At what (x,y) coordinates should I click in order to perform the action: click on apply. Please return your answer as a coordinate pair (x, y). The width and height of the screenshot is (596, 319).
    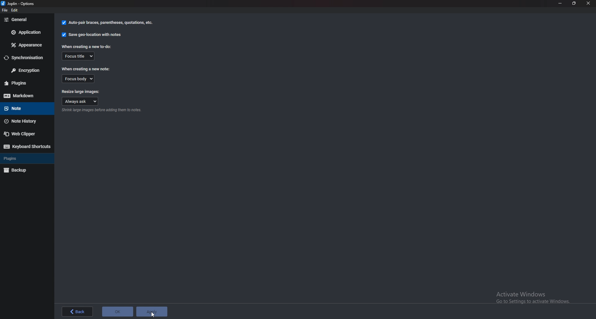
    Looking at the image, I should click on (152, 311).